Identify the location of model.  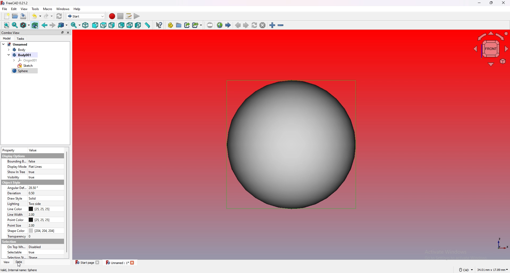
(6, 38).